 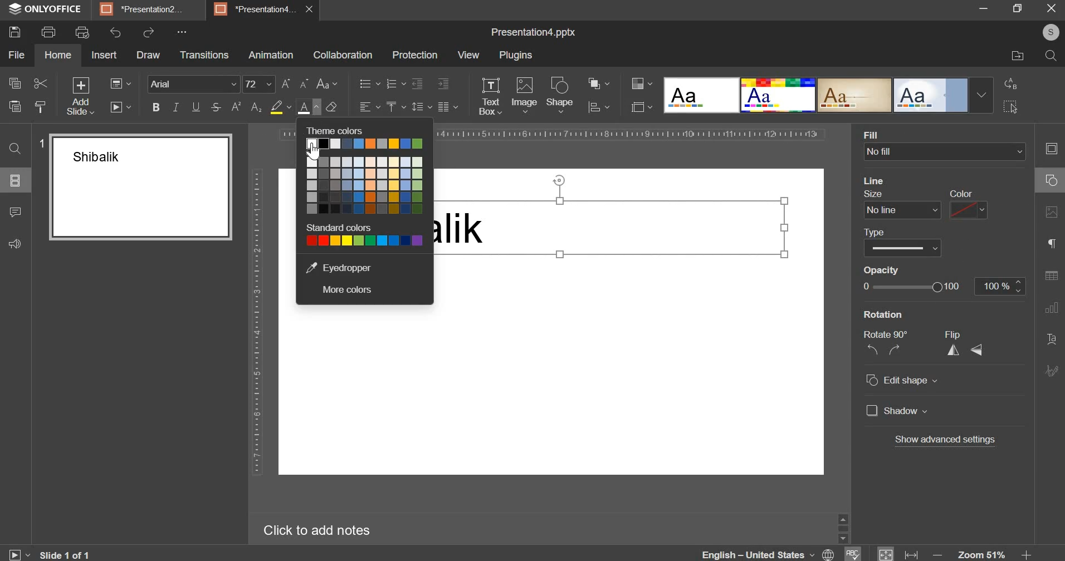 What do you see at coordinates (969, 205) in the screenshot?
I see `color` at bounding box center [969, 205].